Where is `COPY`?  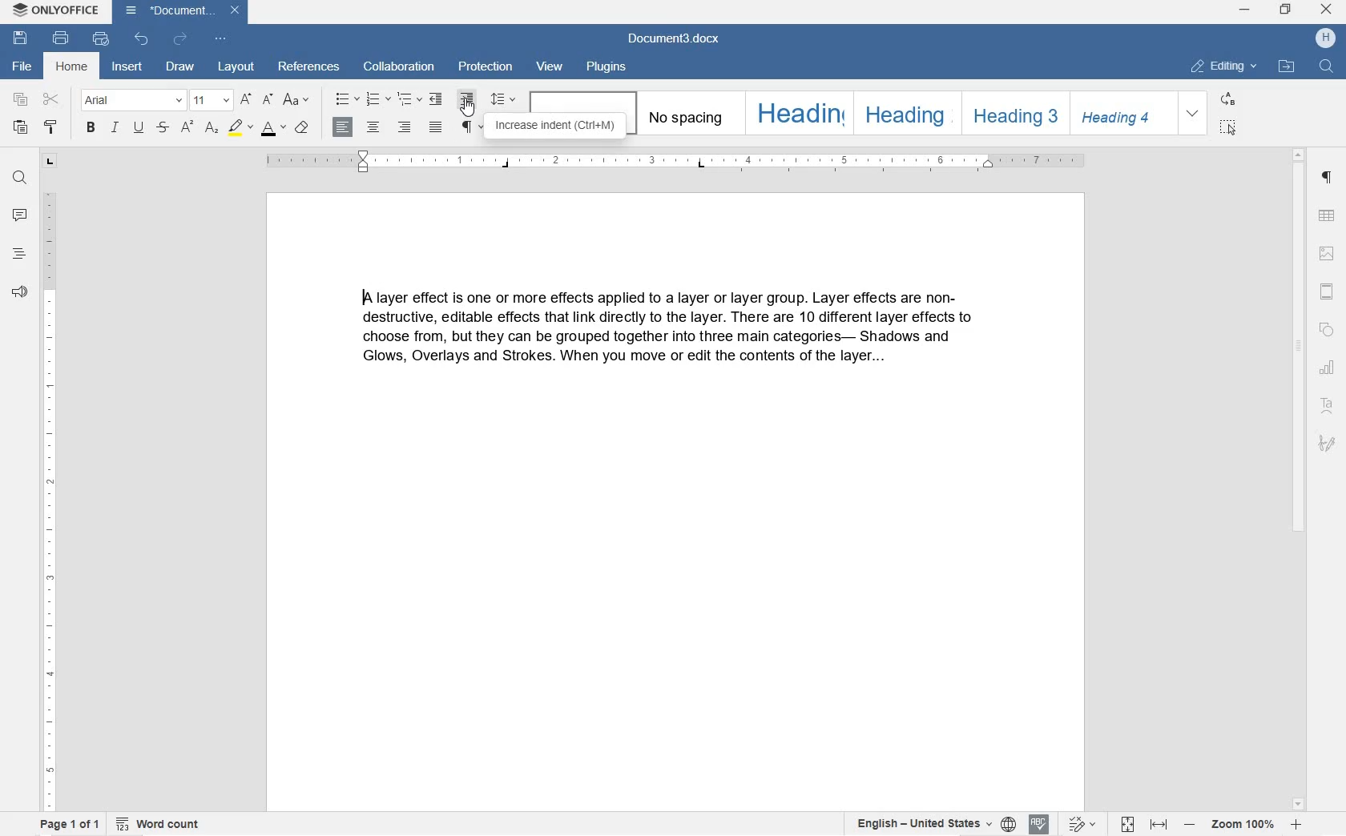
COPY is located at coordinates (21, 100).